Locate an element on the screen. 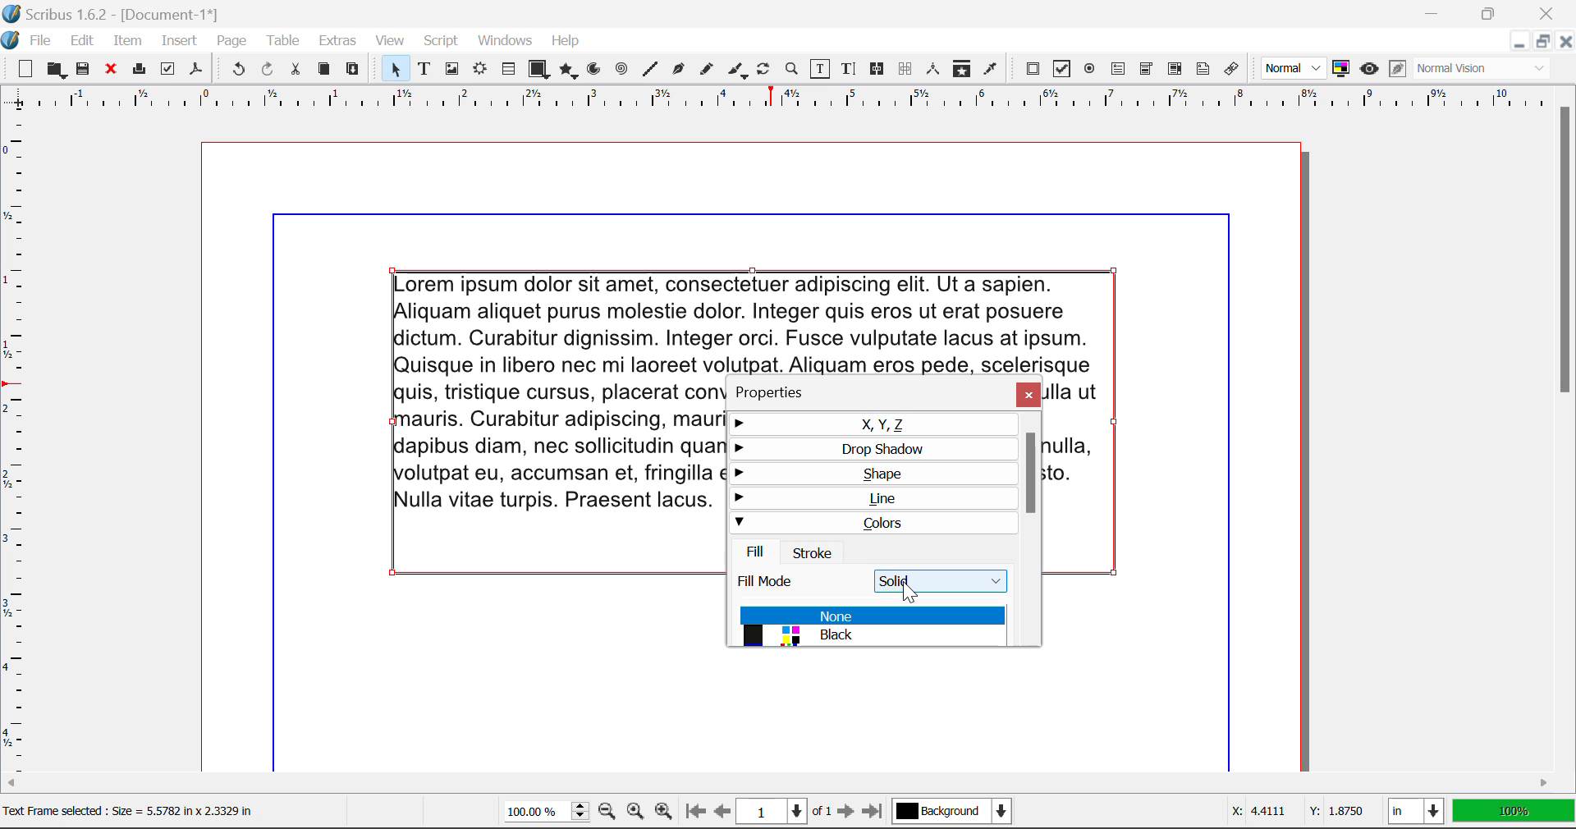 The image size is (1576, 829). Preflight Verifier is located at coordinates (167, 71).